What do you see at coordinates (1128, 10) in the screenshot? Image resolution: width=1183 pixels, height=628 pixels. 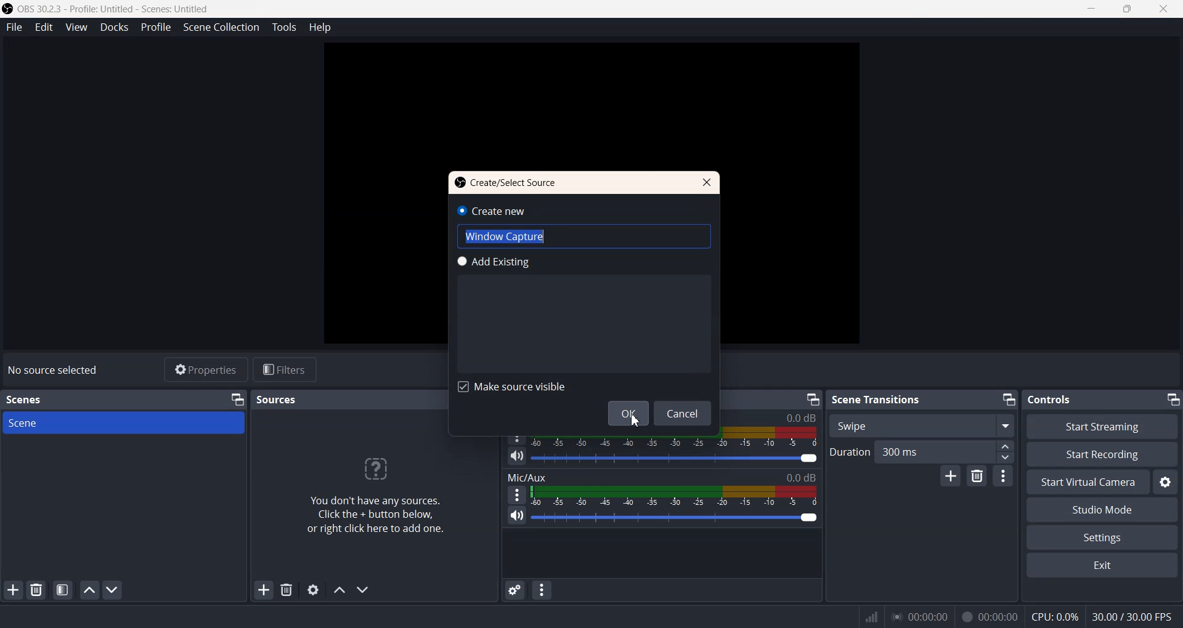 I see `Maximize` at bounding box center [1128, 10].